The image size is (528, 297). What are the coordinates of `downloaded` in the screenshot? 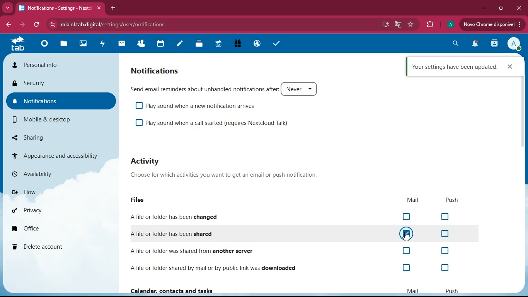 It's located at (219, 268).